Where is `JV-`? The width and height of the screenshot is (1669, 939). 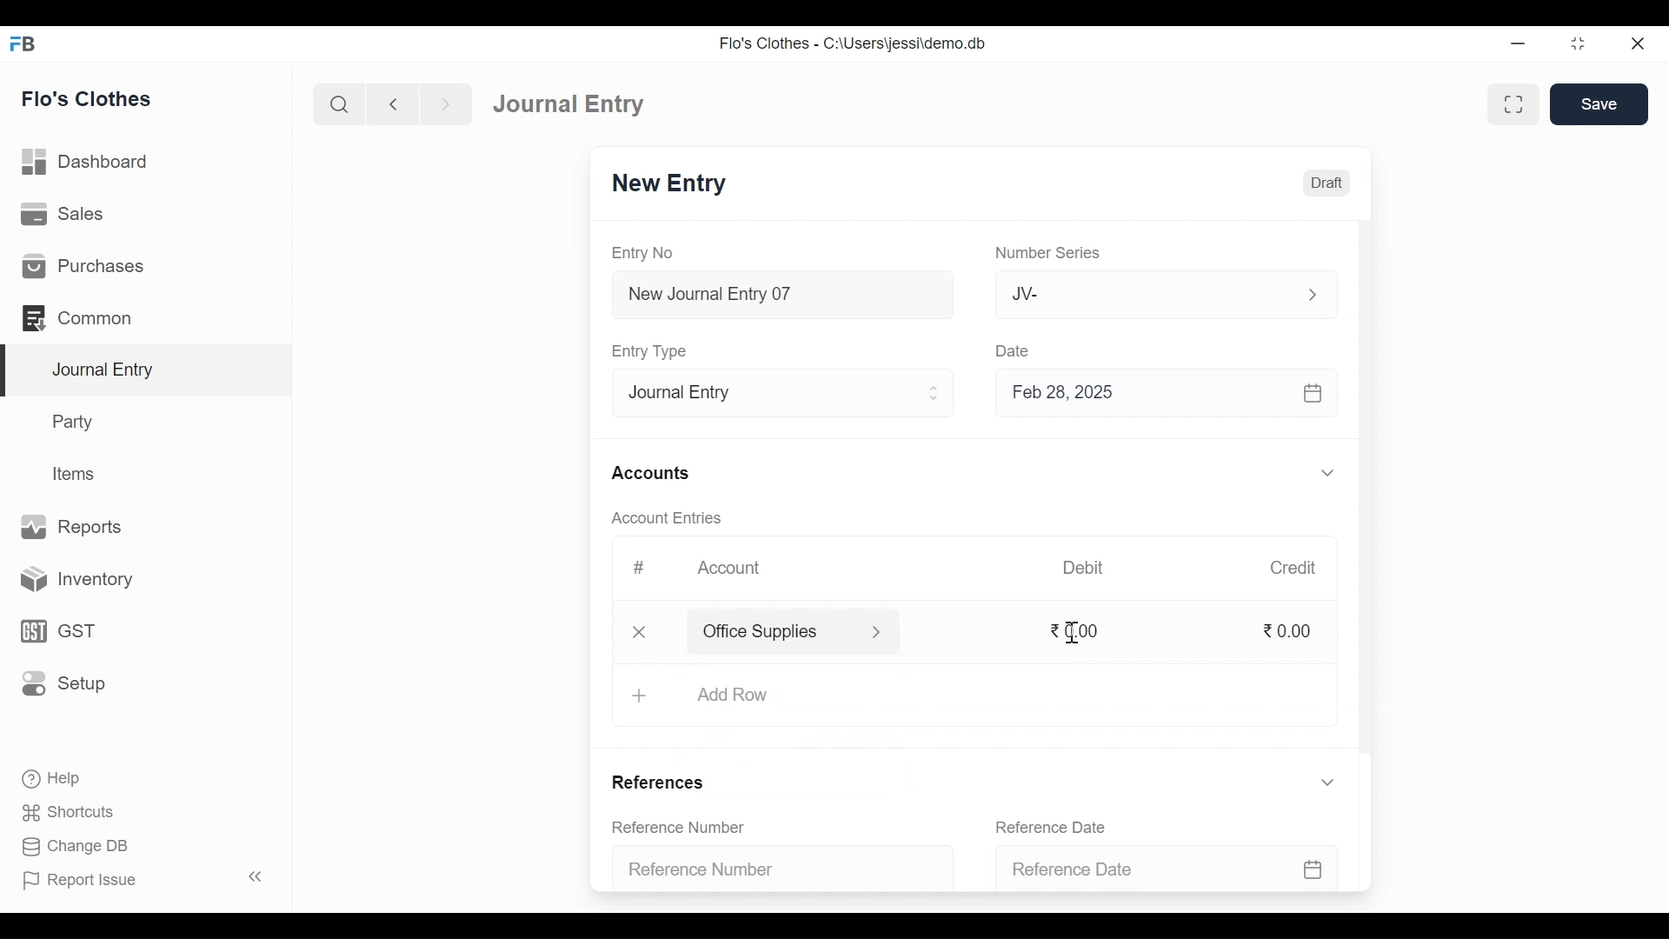 JV- is located at coordinates (1135, 295).